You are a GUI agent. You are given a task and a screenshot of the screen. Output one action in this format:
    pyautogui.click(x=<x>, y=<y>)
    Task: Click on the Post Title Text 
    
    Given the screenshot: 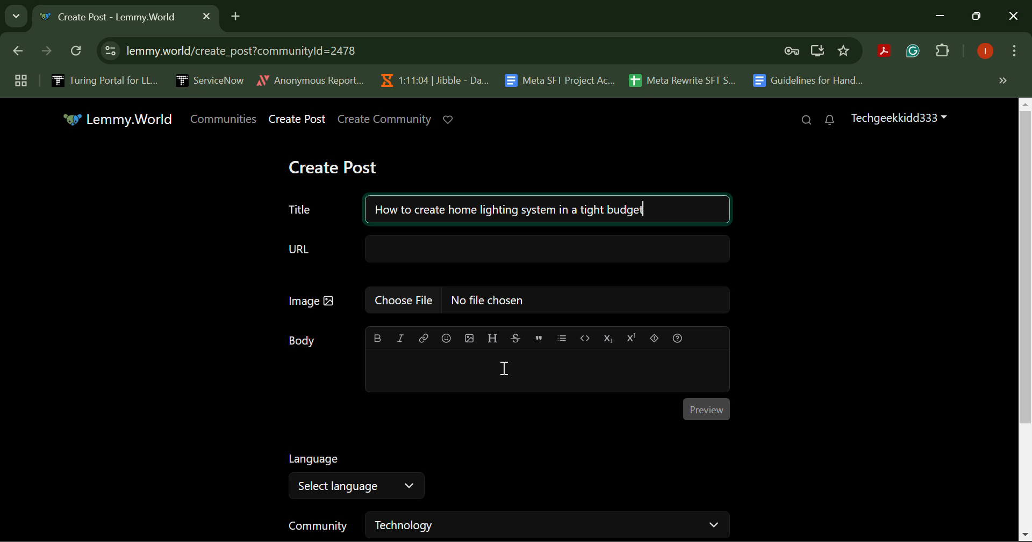 What is the action you would take?
    pyautogui.click(x=503, y=207)
    